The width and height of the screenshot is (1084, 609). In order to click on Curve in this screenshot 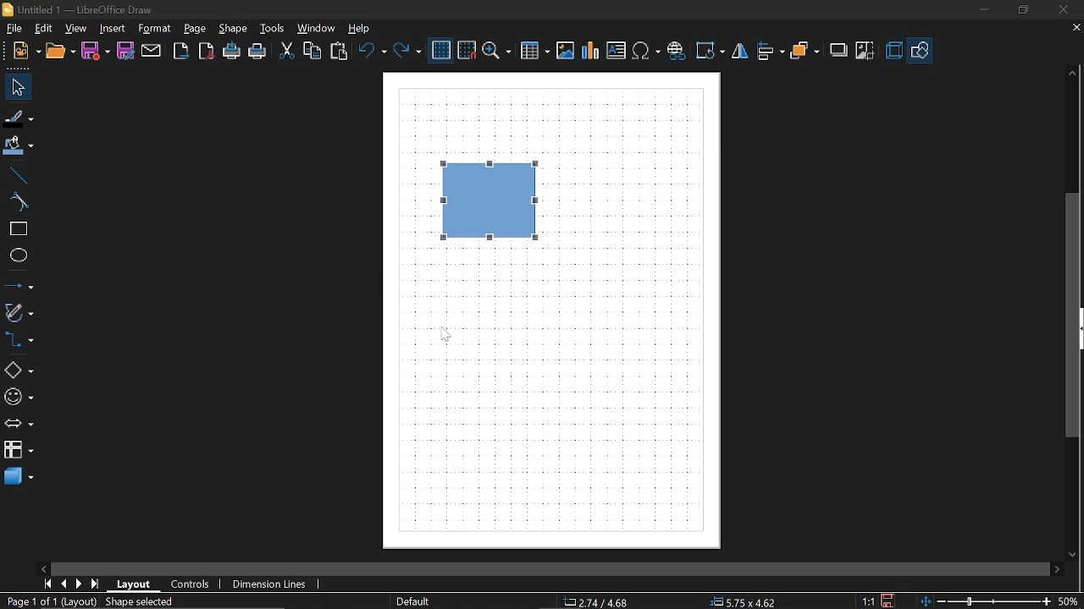, I will do `click(16, 203)`.